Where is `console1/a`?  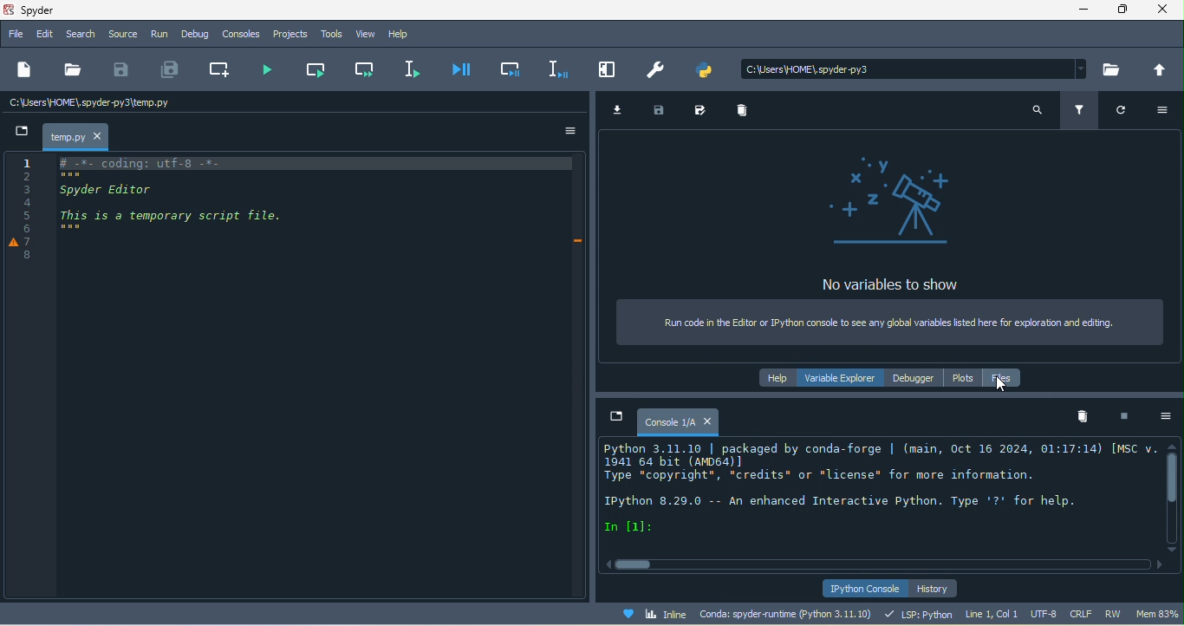 console1/a is located at coordinates (665, 419).